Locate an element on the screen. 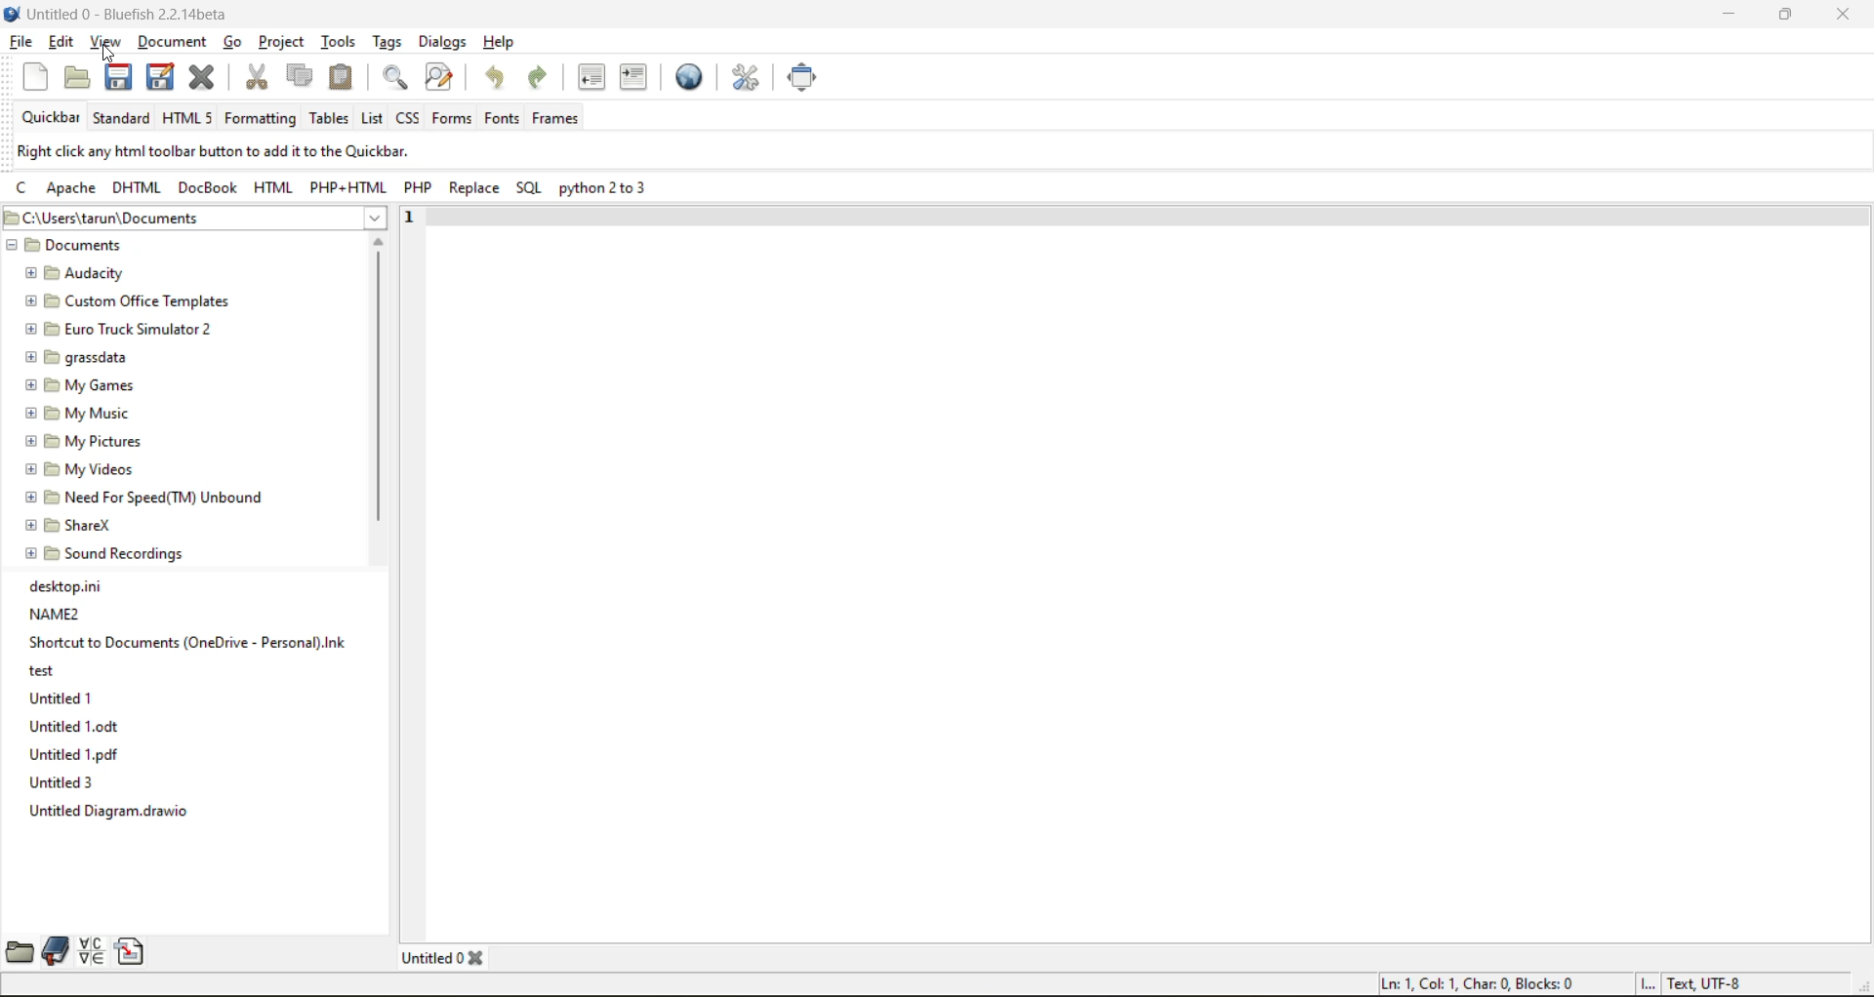 This screenshot has height=997, width=1874. dhtml is located at coordinates (138, 190).